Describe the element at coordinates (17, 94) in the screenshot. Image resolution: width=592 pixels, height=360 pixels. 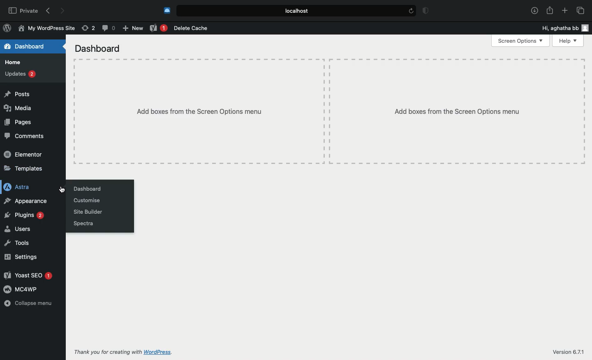
I see `Posts` at that location.